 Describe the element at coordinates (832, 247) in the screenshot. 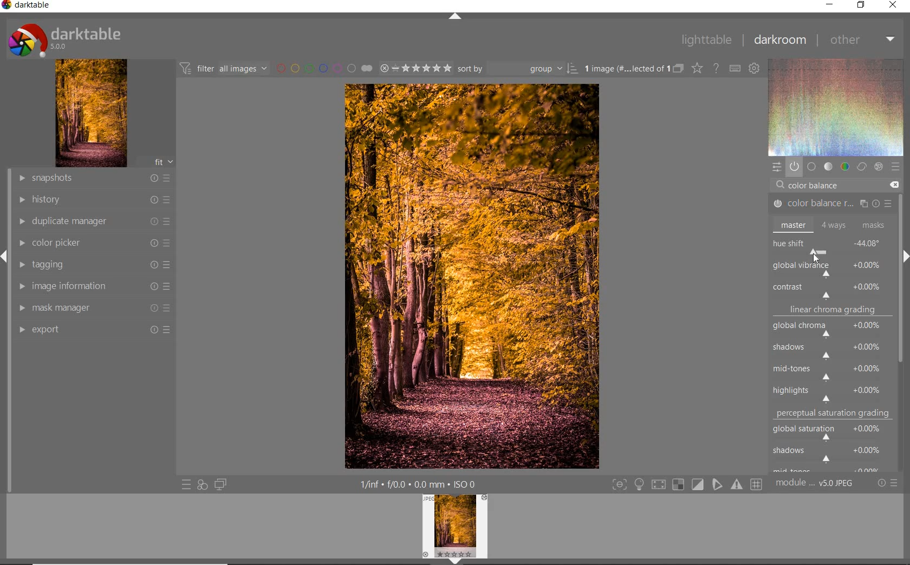

I see `hue shift` at that location.